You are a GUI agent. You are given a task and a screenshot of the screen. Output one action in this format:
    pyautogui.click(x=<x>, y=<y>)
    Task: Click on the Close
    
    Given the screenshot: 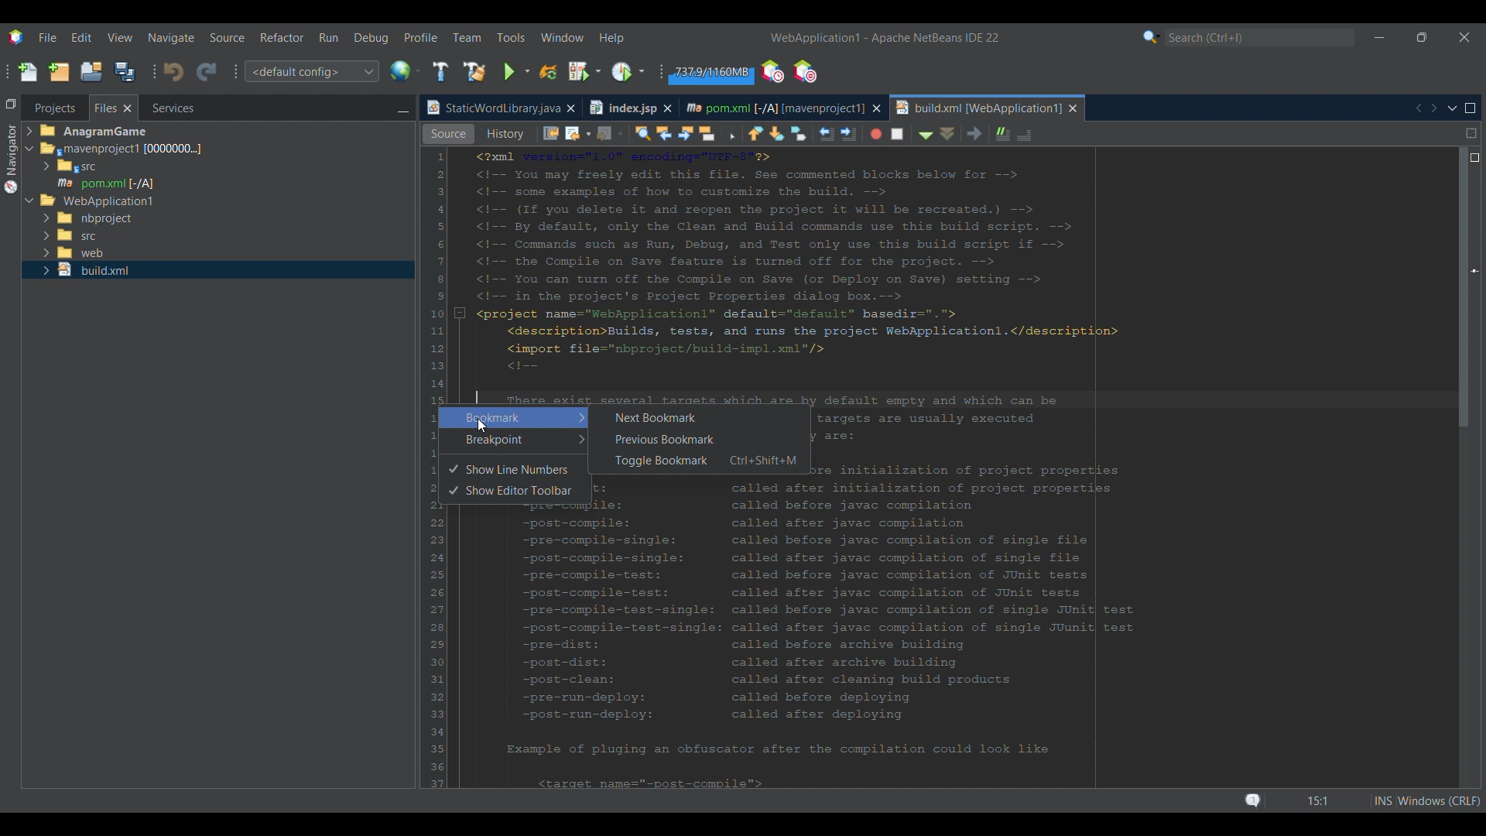 What is the action you would take?
    pyautogui.click(x=1073, y=108)
    